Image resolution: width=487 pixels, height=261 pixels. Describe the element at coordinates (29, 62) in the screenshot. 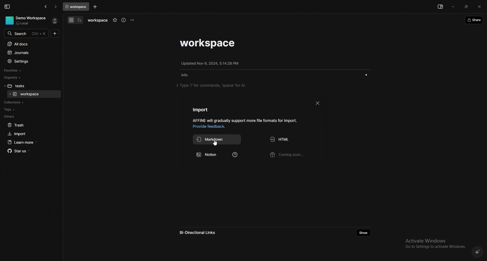

I see `settings` at that location.